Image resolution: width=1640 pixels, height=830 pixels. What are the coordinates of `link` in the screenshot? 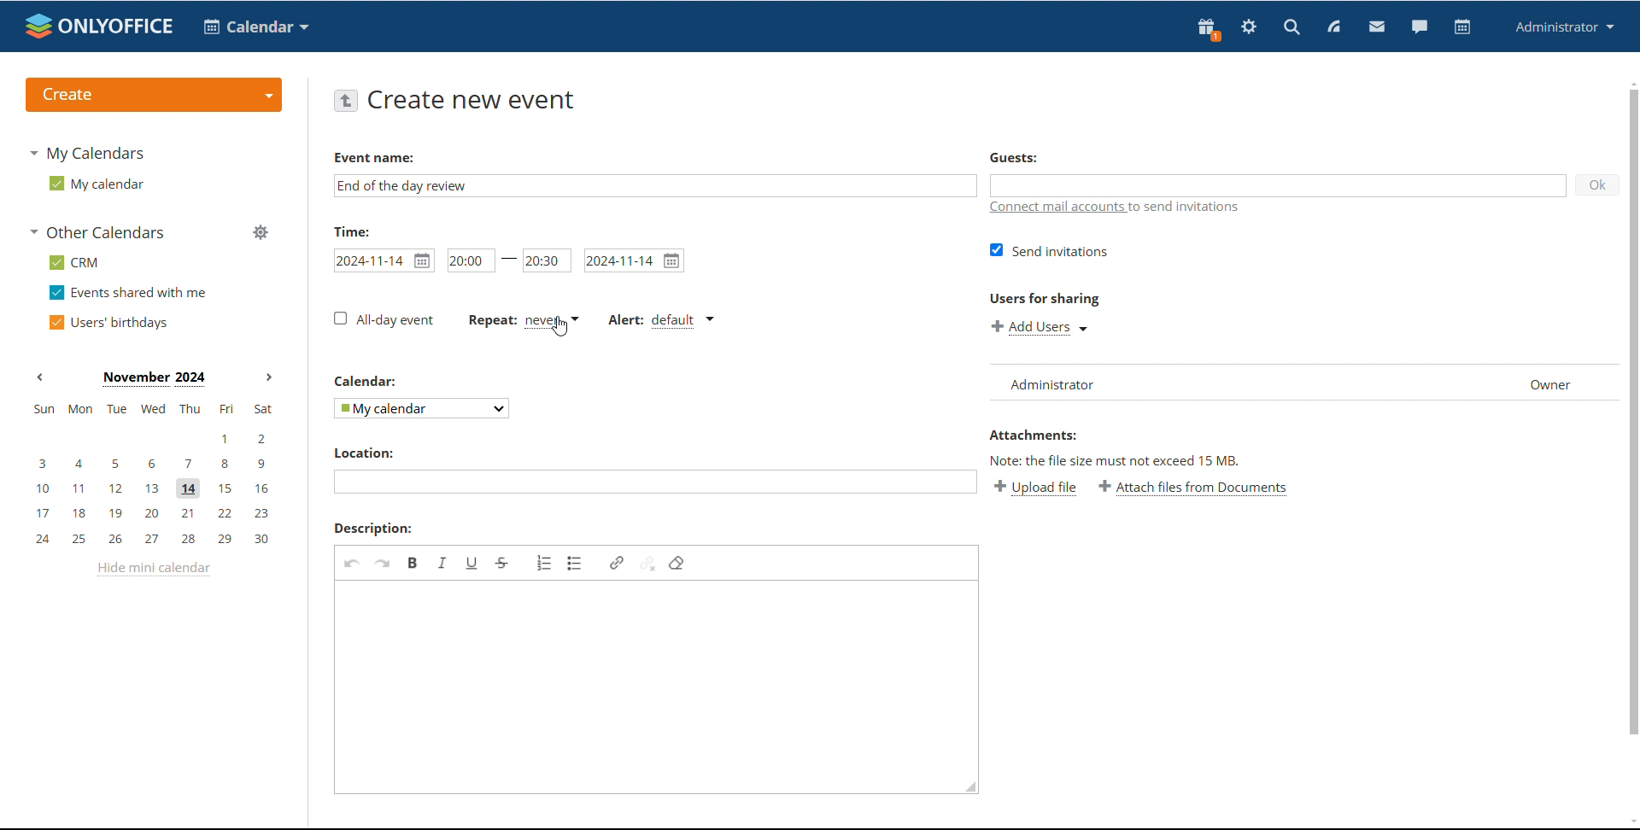 It's located at (617, 563).